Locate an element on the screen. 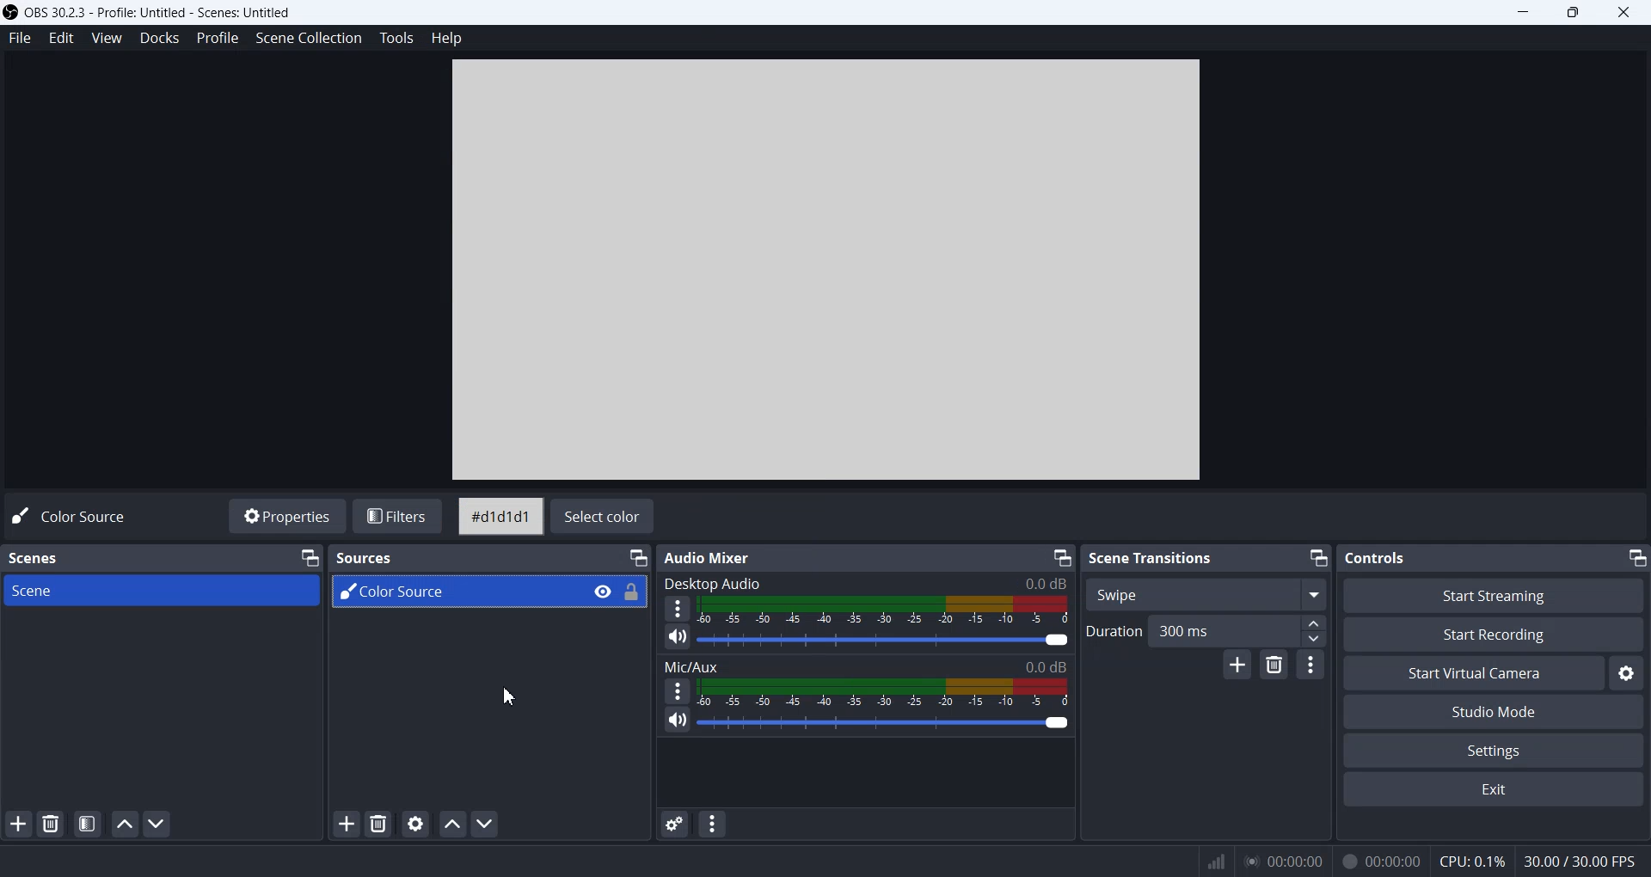 The image size is (1651, 877). Select color is located at coordinates (603, 516).